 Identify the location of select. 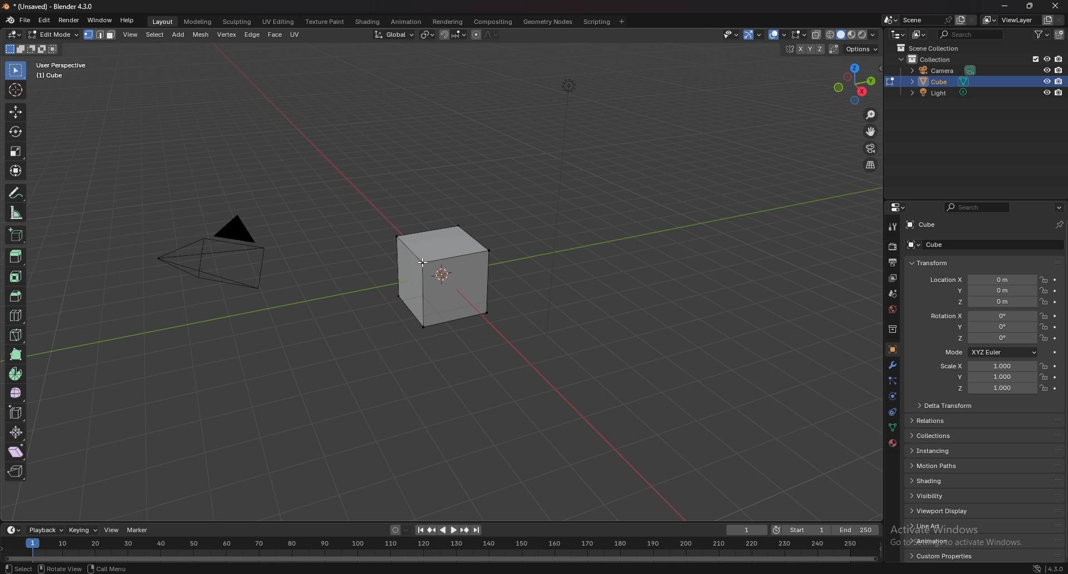
(18, 569).